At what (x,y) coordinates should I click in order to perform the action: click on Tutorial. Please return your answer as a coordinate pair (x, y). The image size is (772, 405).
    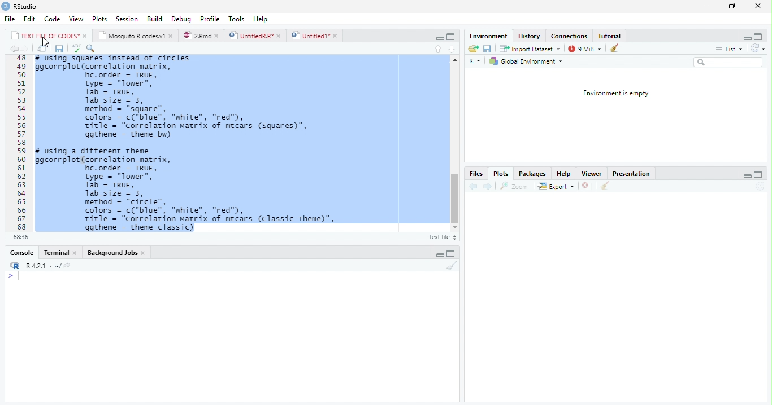
    Looking at the image, I should click on (610, 36).